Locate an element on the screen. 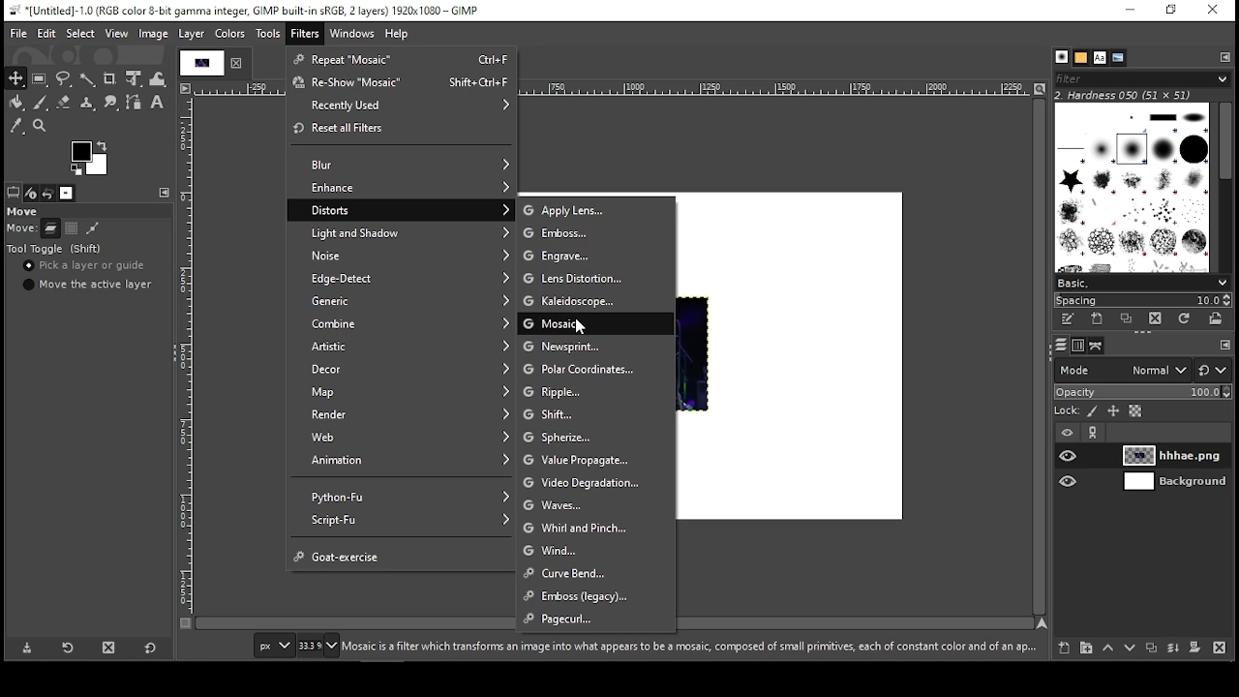  layer is located at coordinates (192, 33).